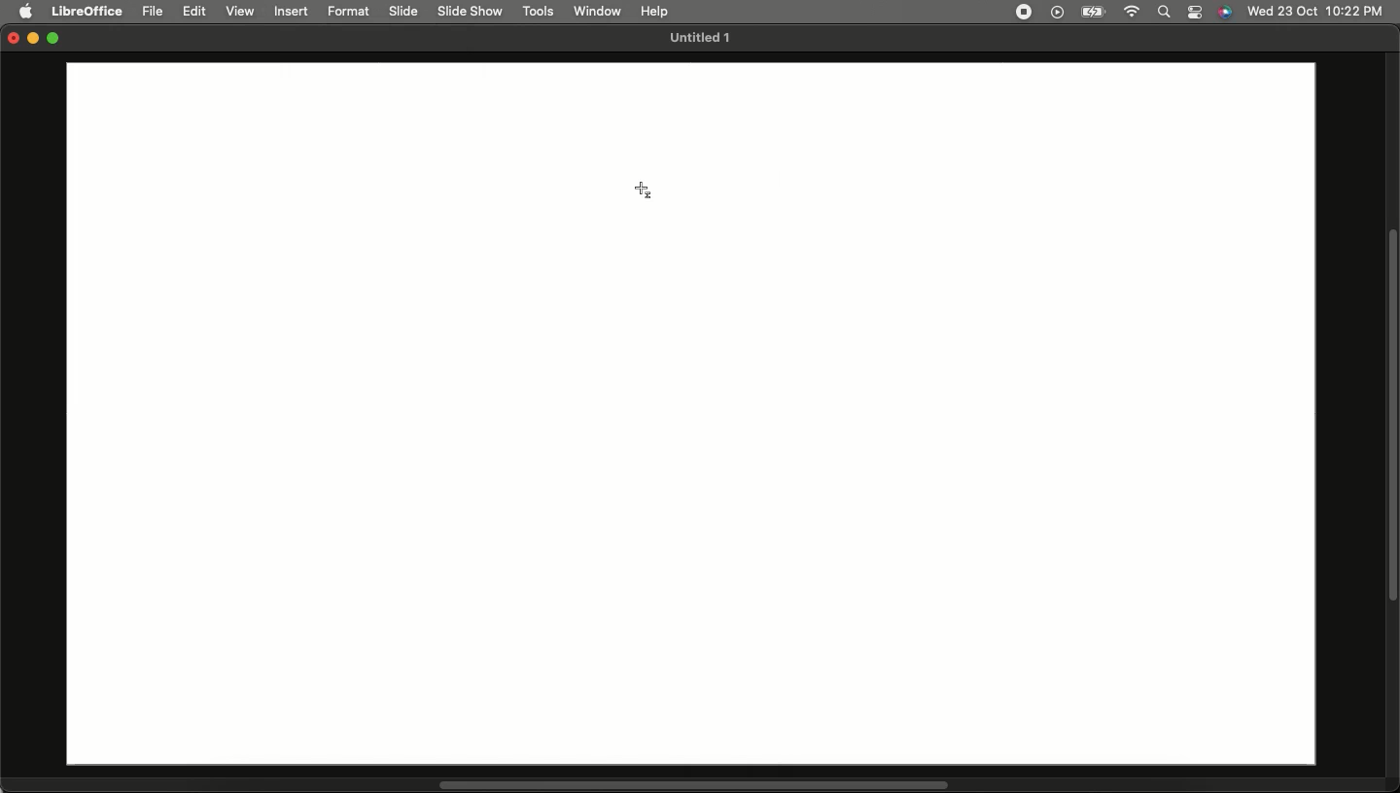  Describe the element at coordinates (87, 9) in the screenshot. I see `LibreOffice` at that location.